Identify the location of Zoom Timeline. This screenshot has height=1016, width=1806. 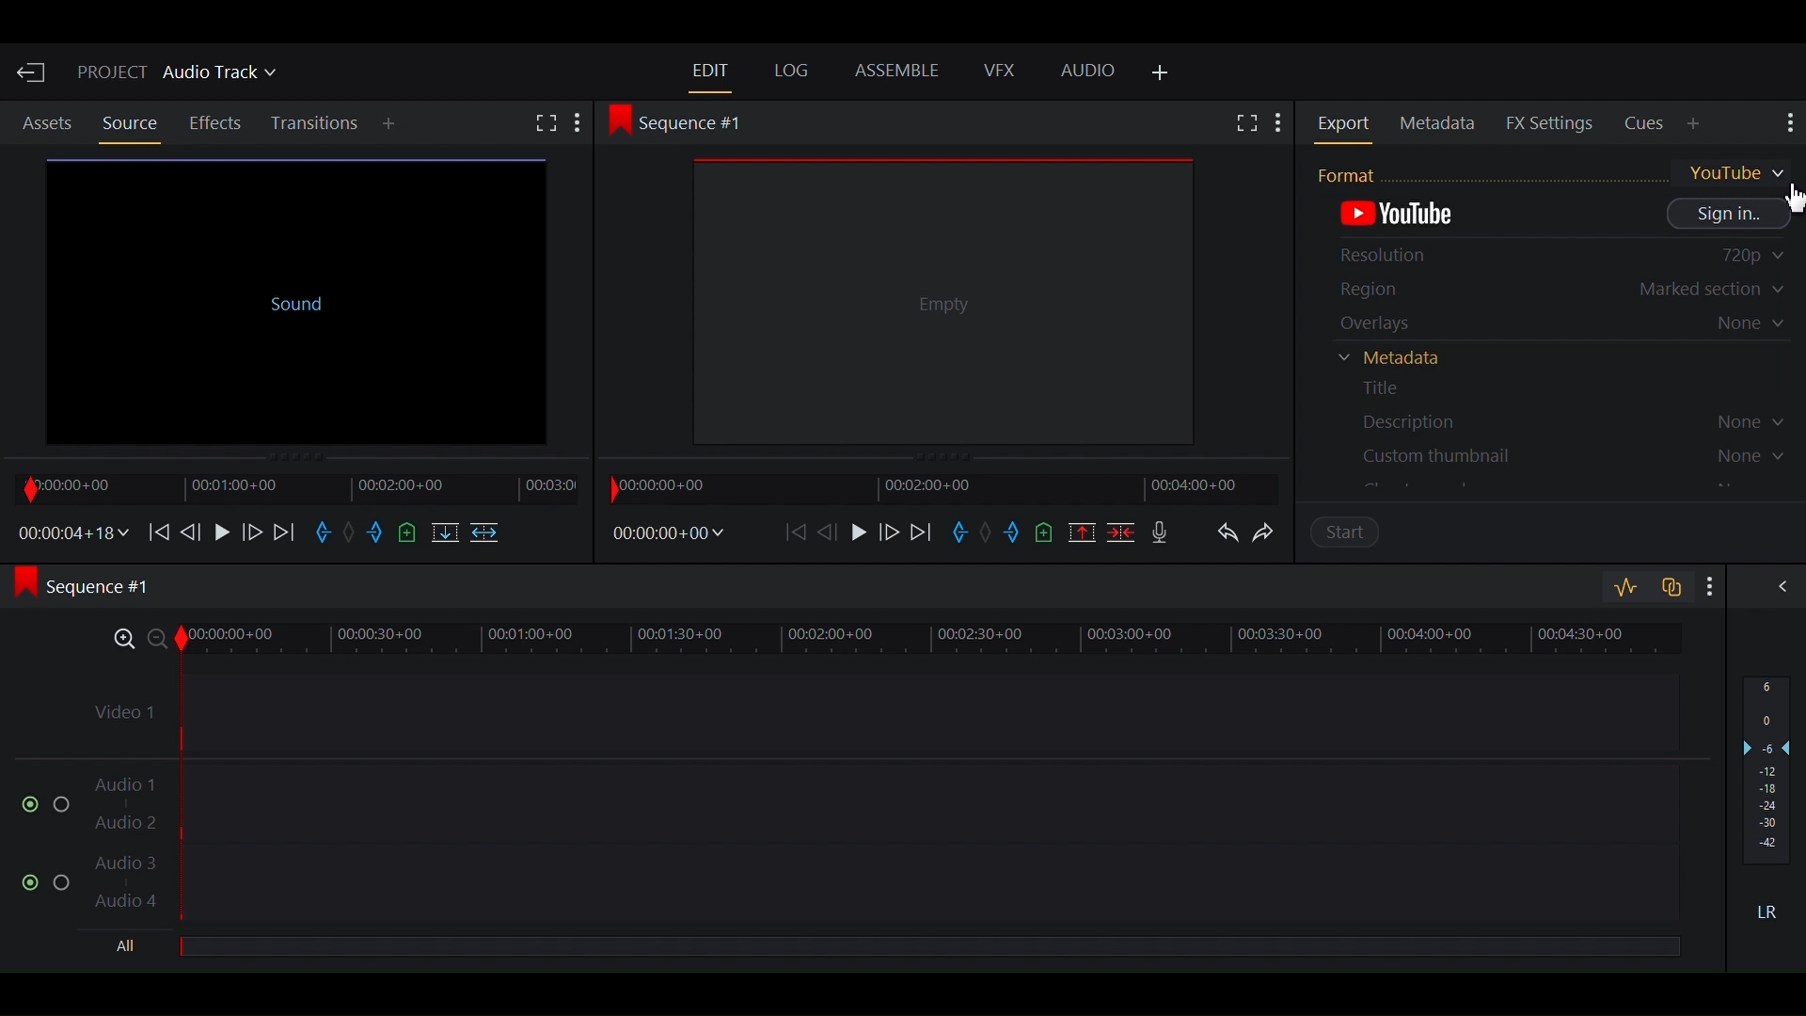
(884, 636).